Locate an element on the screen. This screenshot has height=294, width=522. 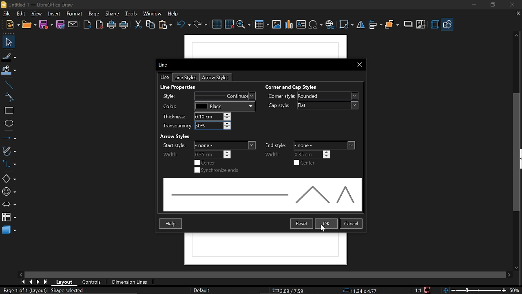
close tab is located at coordinates (518, 14).